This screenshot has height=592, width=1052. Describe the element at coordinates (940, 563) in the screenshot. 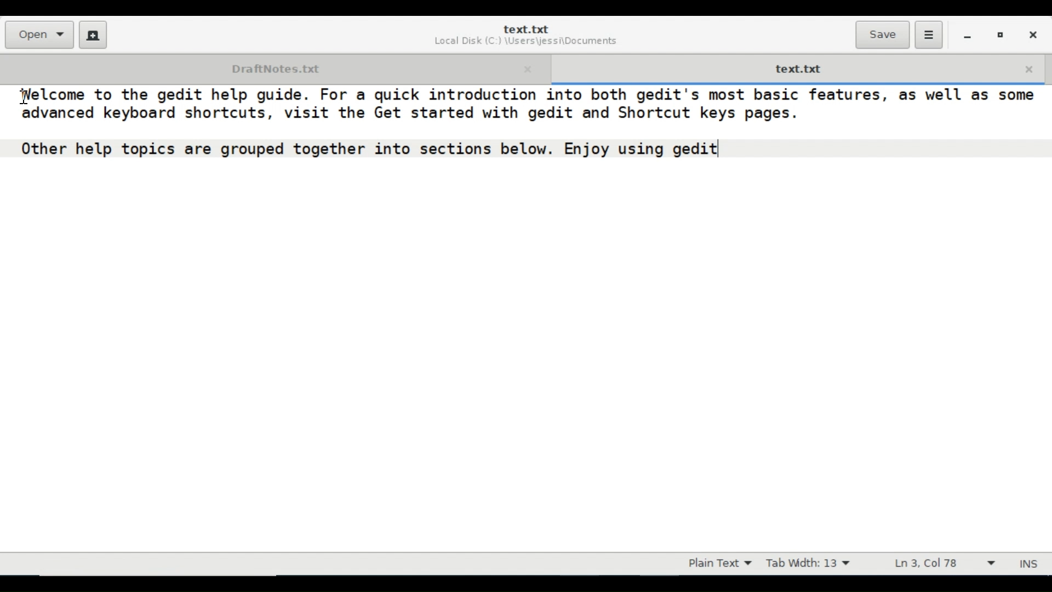

I see `Line & Column` at that location.